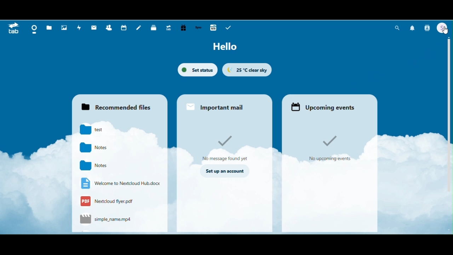 This screenshot has height=255, width=453. What do you see at coordinates (224, 104) in the screenshot?
I see `Important mail` at bounding box center [224, 104].